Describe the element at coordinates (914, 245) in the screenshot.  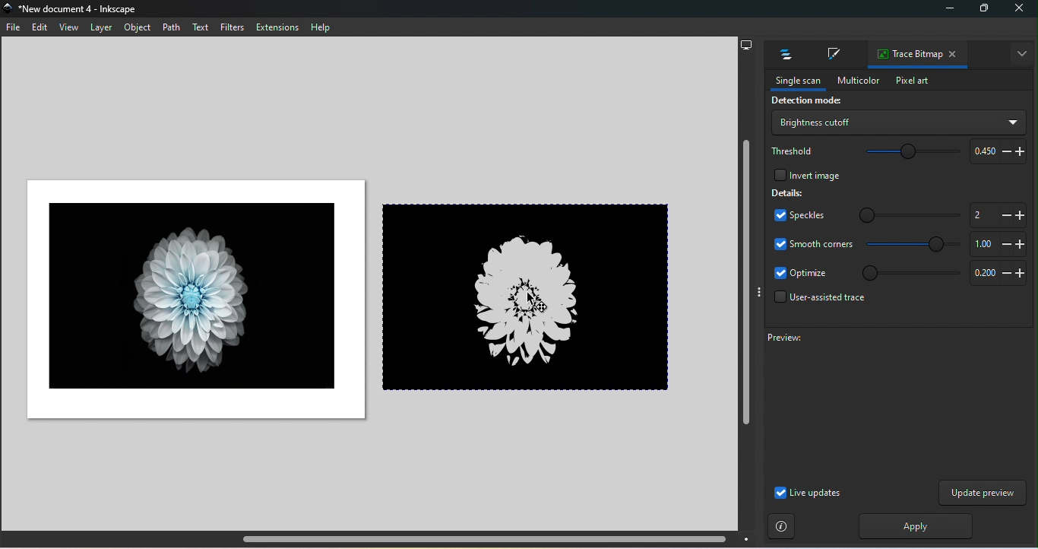
I see `Smooth corners slide bar` at that location.